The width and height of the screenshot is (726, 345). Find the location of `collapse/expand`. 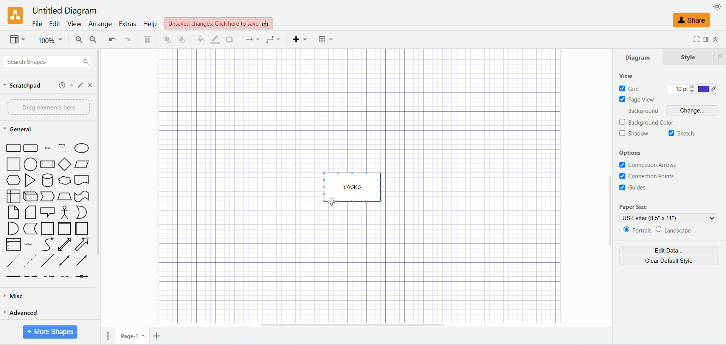

collapse/expand is located at coordinates (716, 39).